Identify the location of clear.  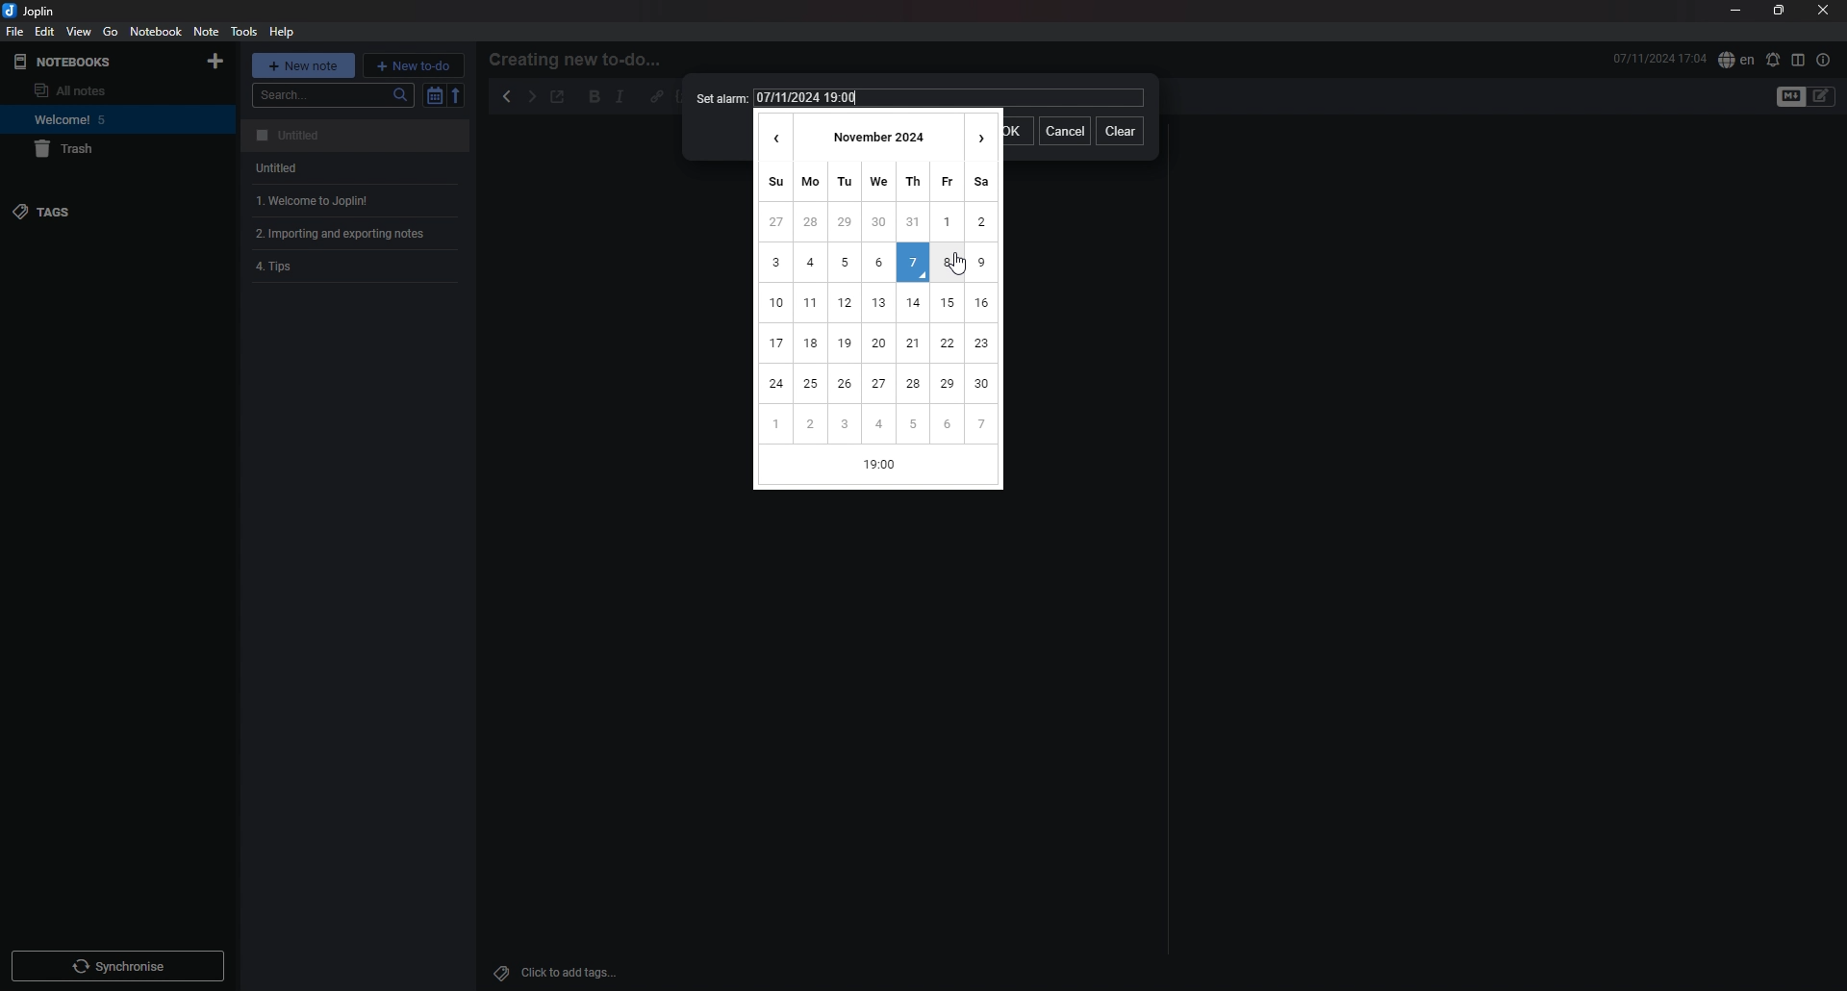
(1120, 133).